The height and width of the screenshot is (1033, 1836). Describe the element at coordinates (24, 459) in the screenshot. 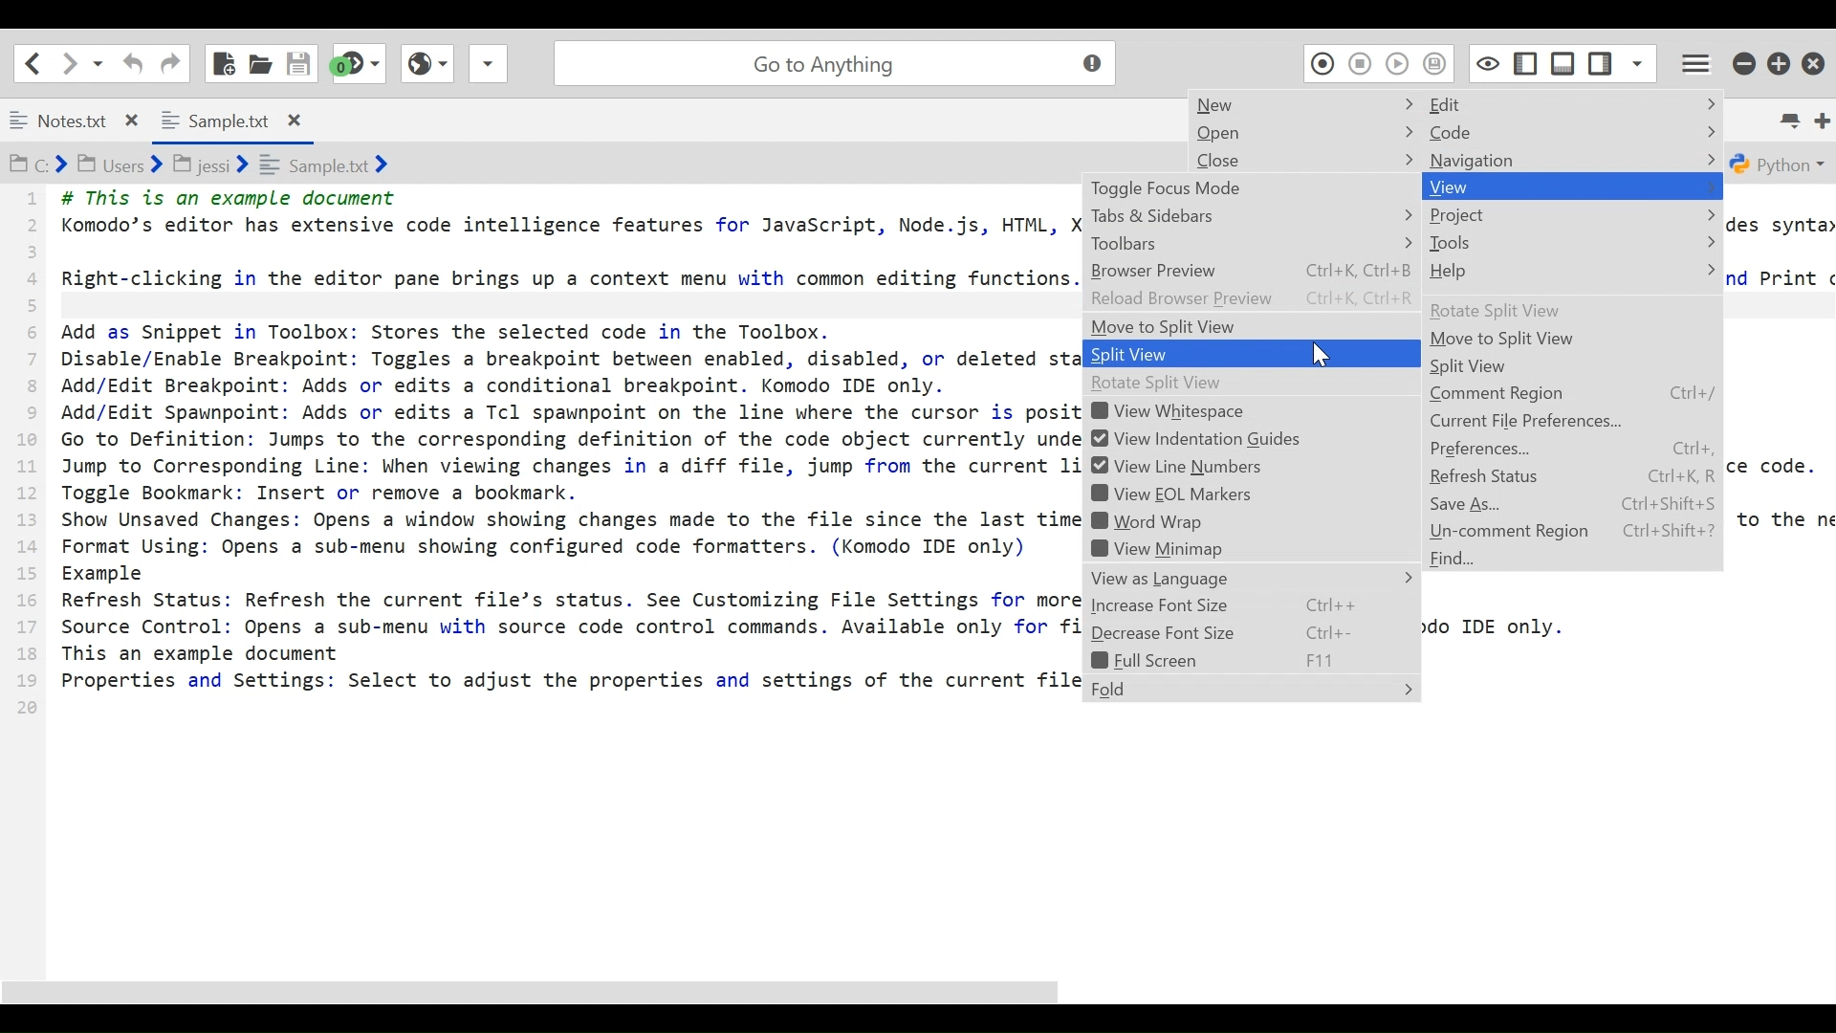

I see `1 2 3 4 5 6 7 8 9 10 11 12 13 14 15 16 17 18 19 20` at that location.